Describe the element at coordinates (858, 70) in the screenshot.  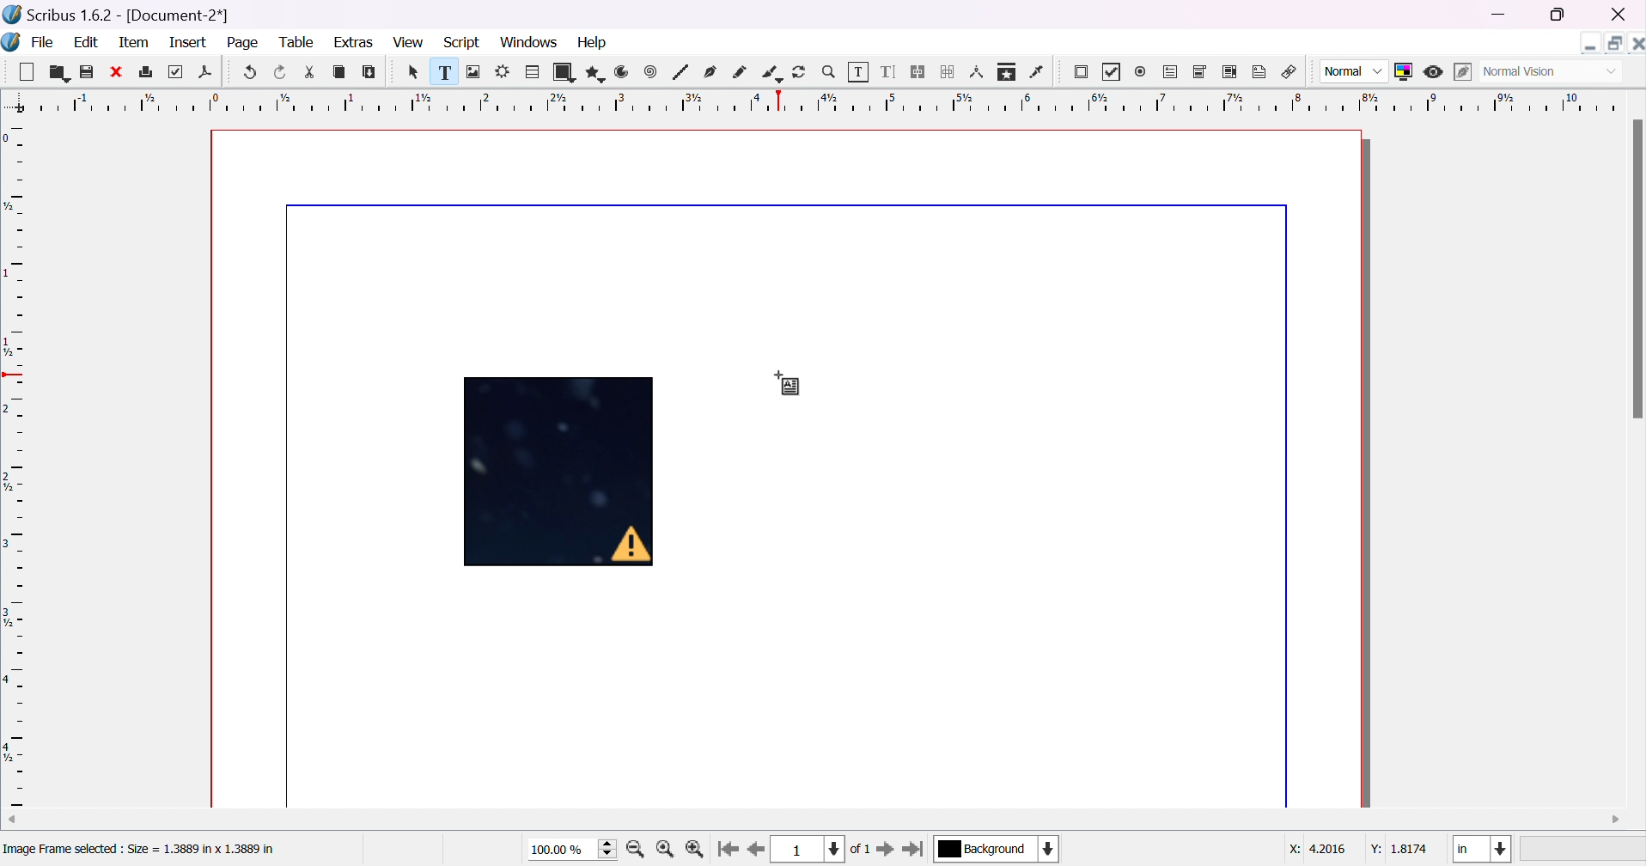
I see `edit contents of frame` at that location.